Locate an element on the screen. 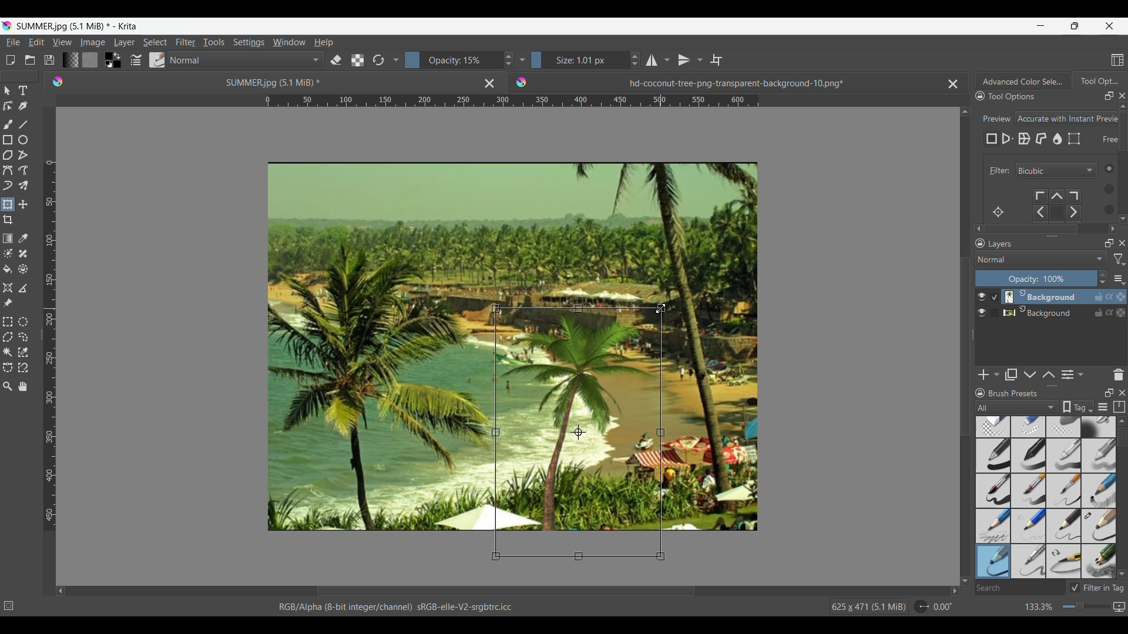 The image size is (1128, 634). Dynamic brush tool is located at coordinates (8, 186).